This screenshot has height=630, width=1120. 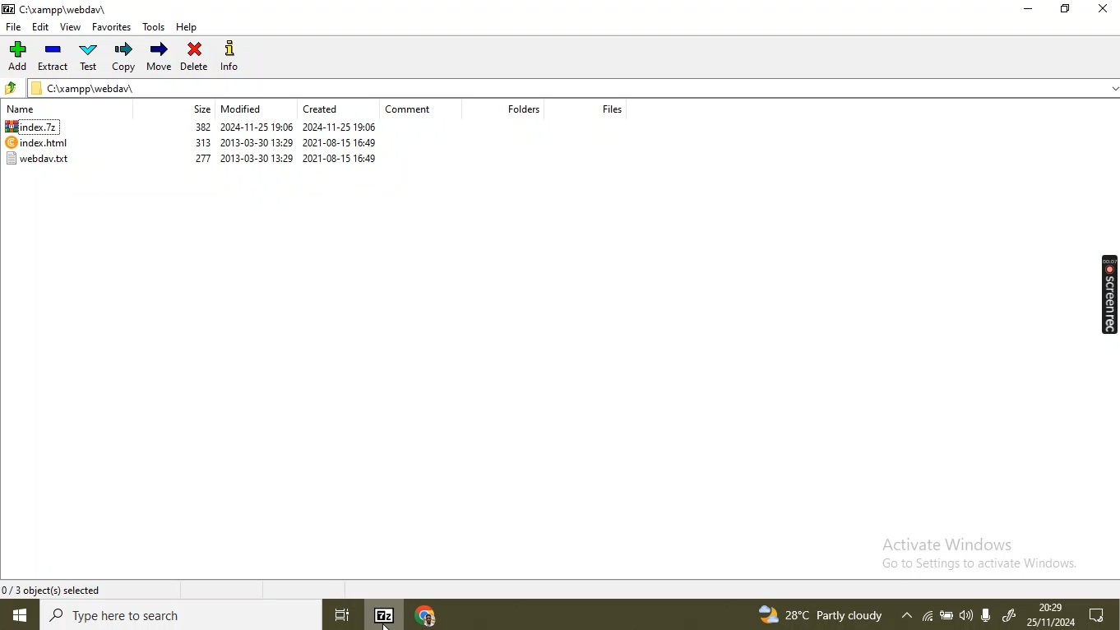 I want to click on 2013-03-30 13:29, so click(x=257, y=158).